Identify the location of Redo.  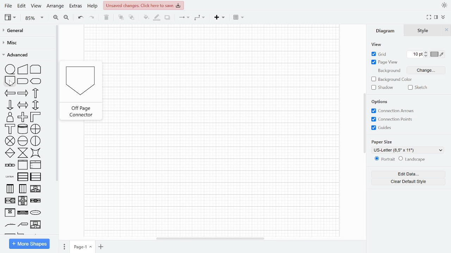
(91, 18).